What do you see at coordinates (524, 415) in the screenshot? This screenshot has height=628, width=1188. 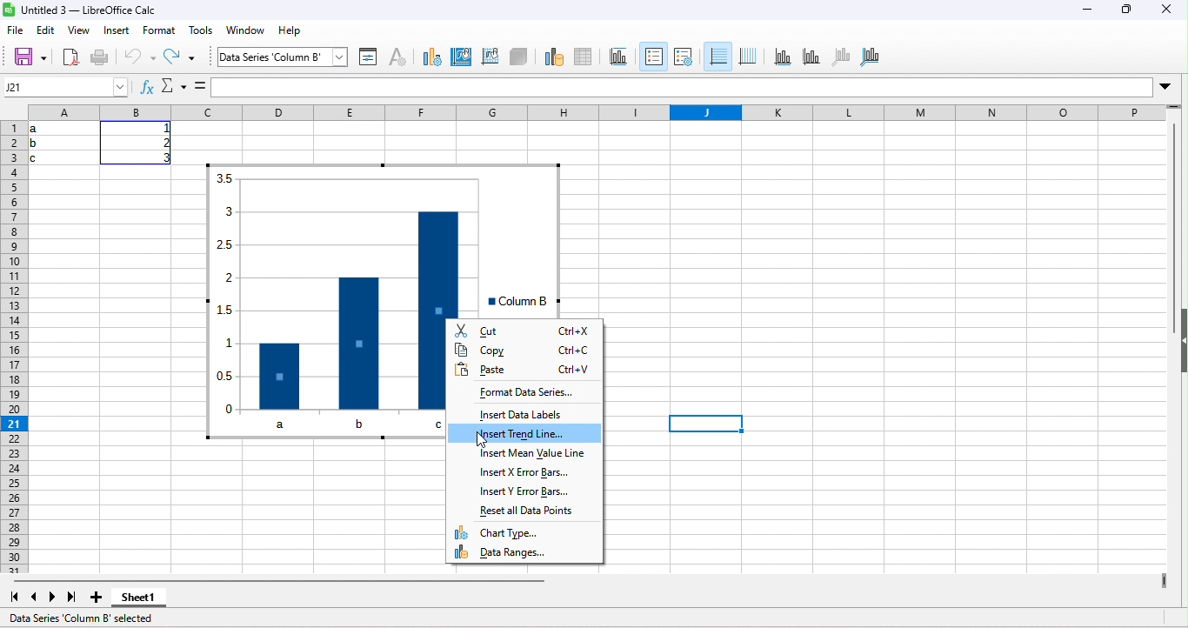 I see `insert data labels` at bounding box center [524, 415].